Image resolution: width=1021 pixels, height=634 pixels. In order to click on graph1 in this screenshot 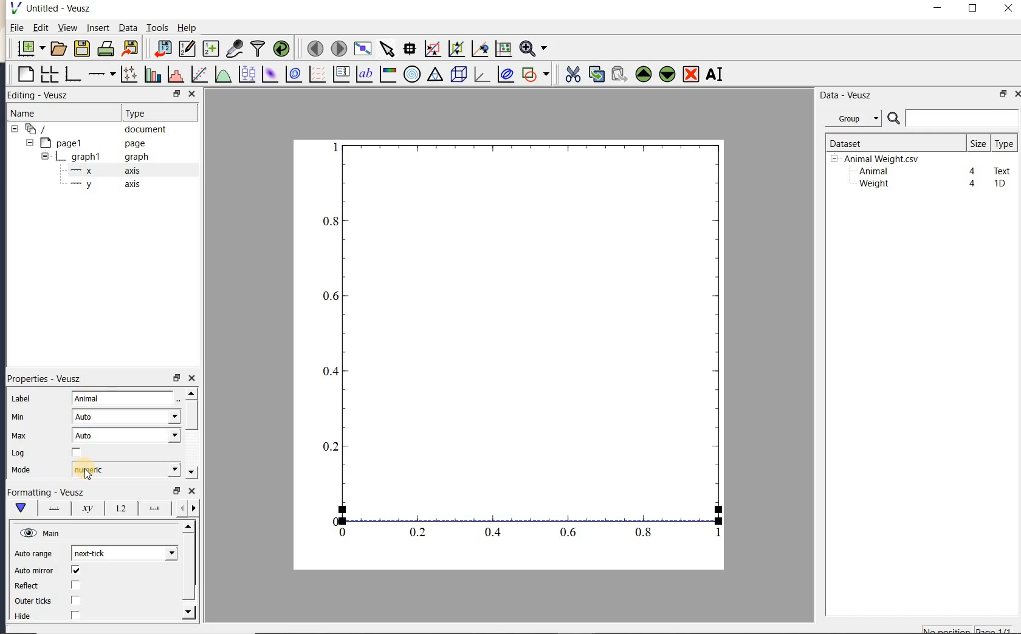, I will do `click(89, 158)`.